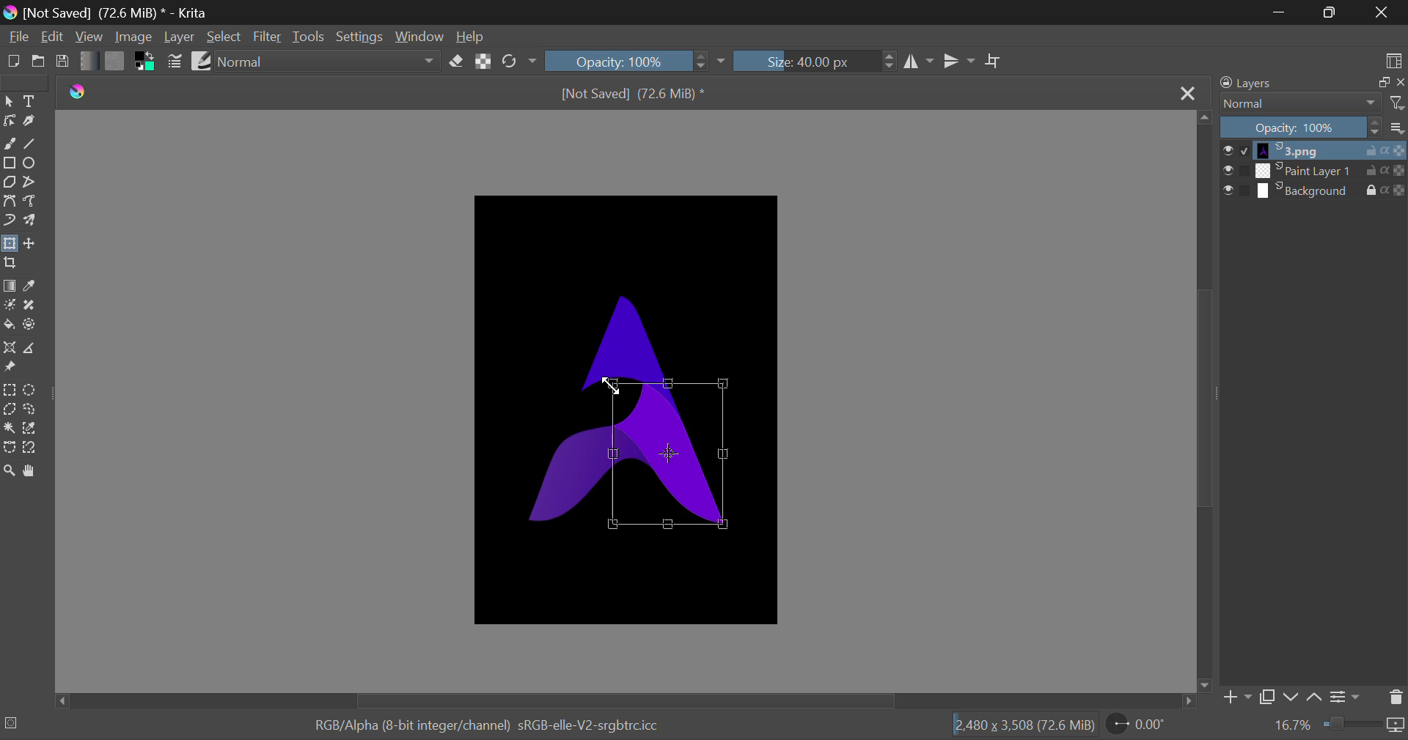  Describe the element at coordinates (815, 62) in the screenshot. I see `Brush Size` at that location.